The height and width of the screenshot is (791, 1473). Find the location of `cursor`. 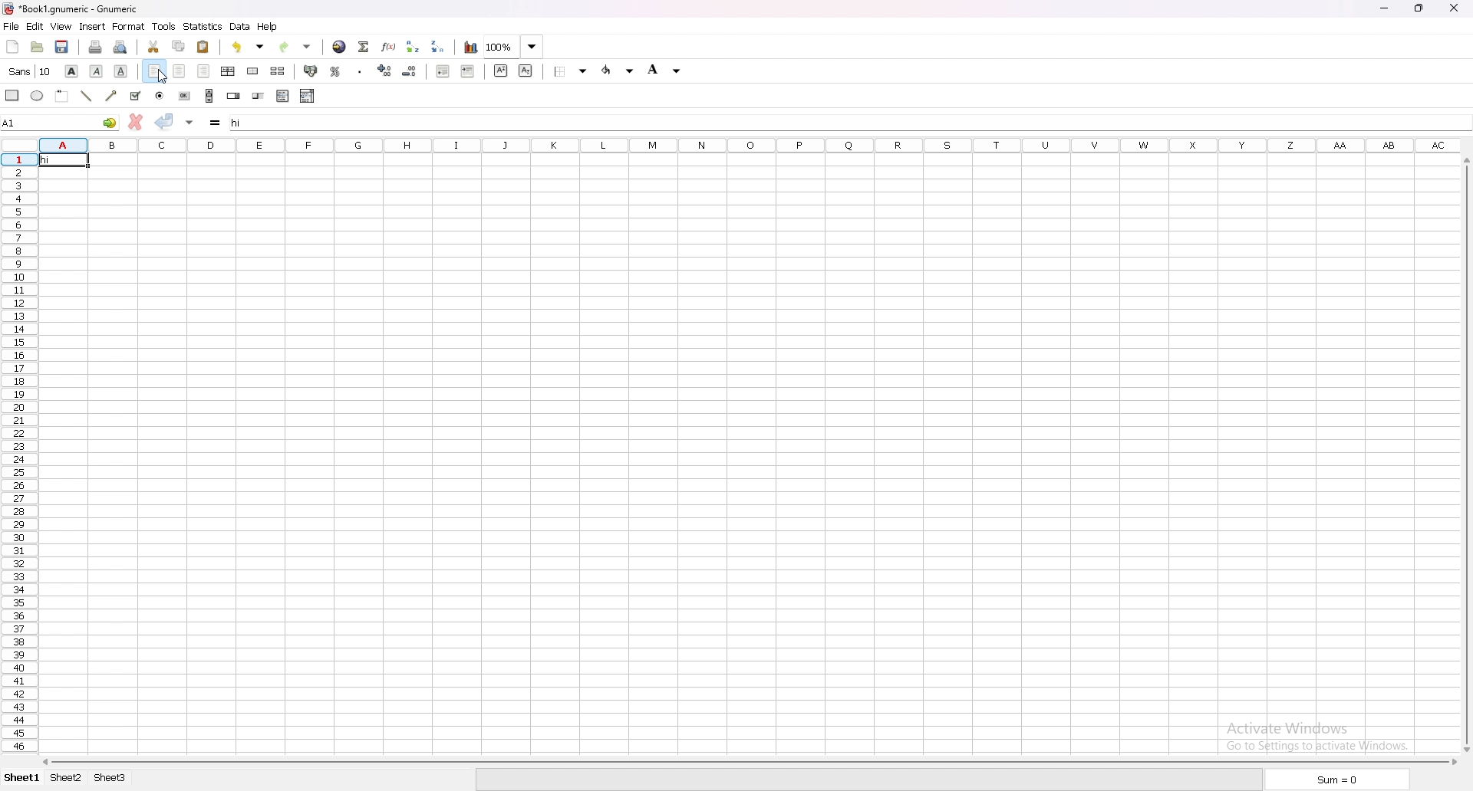

cursor is located at coordinates (163, 77).